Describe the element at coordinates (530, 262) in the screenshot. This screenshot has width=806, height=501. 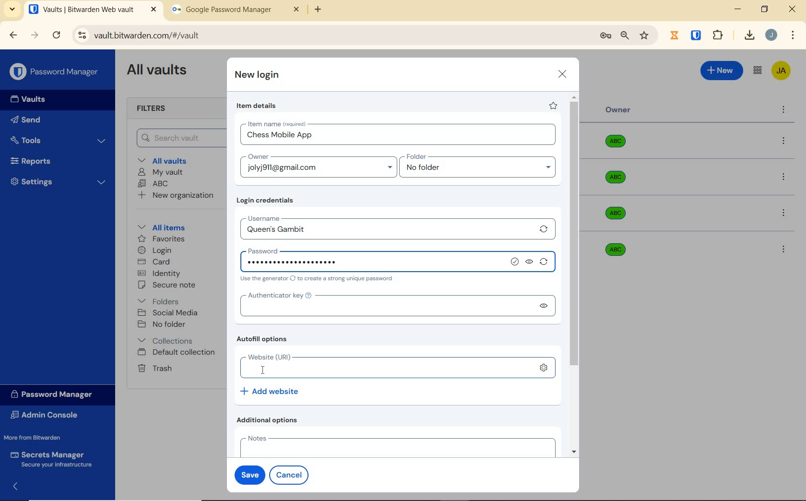
I see `unhide` at that location.